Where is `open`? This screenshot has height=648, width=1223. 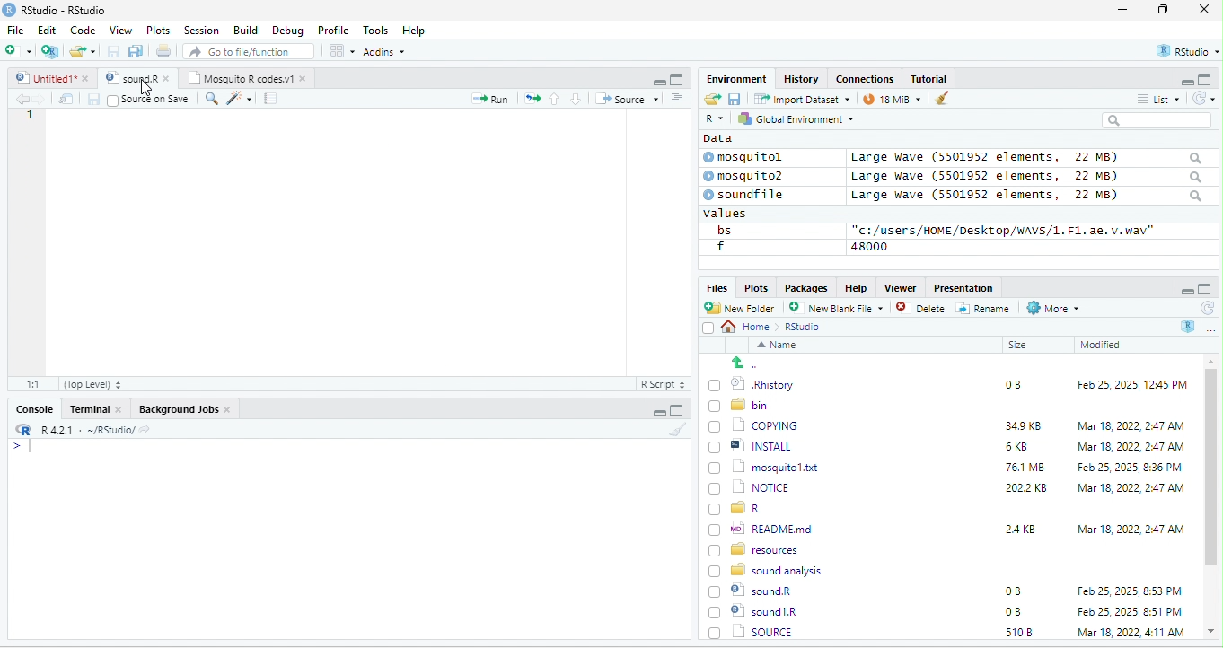 open is located at coordinates (165, 53).